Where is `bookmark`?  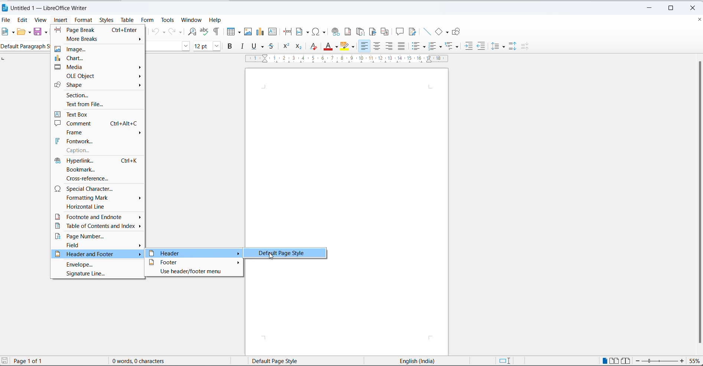 bookmark is located at coordinates (98, 169).